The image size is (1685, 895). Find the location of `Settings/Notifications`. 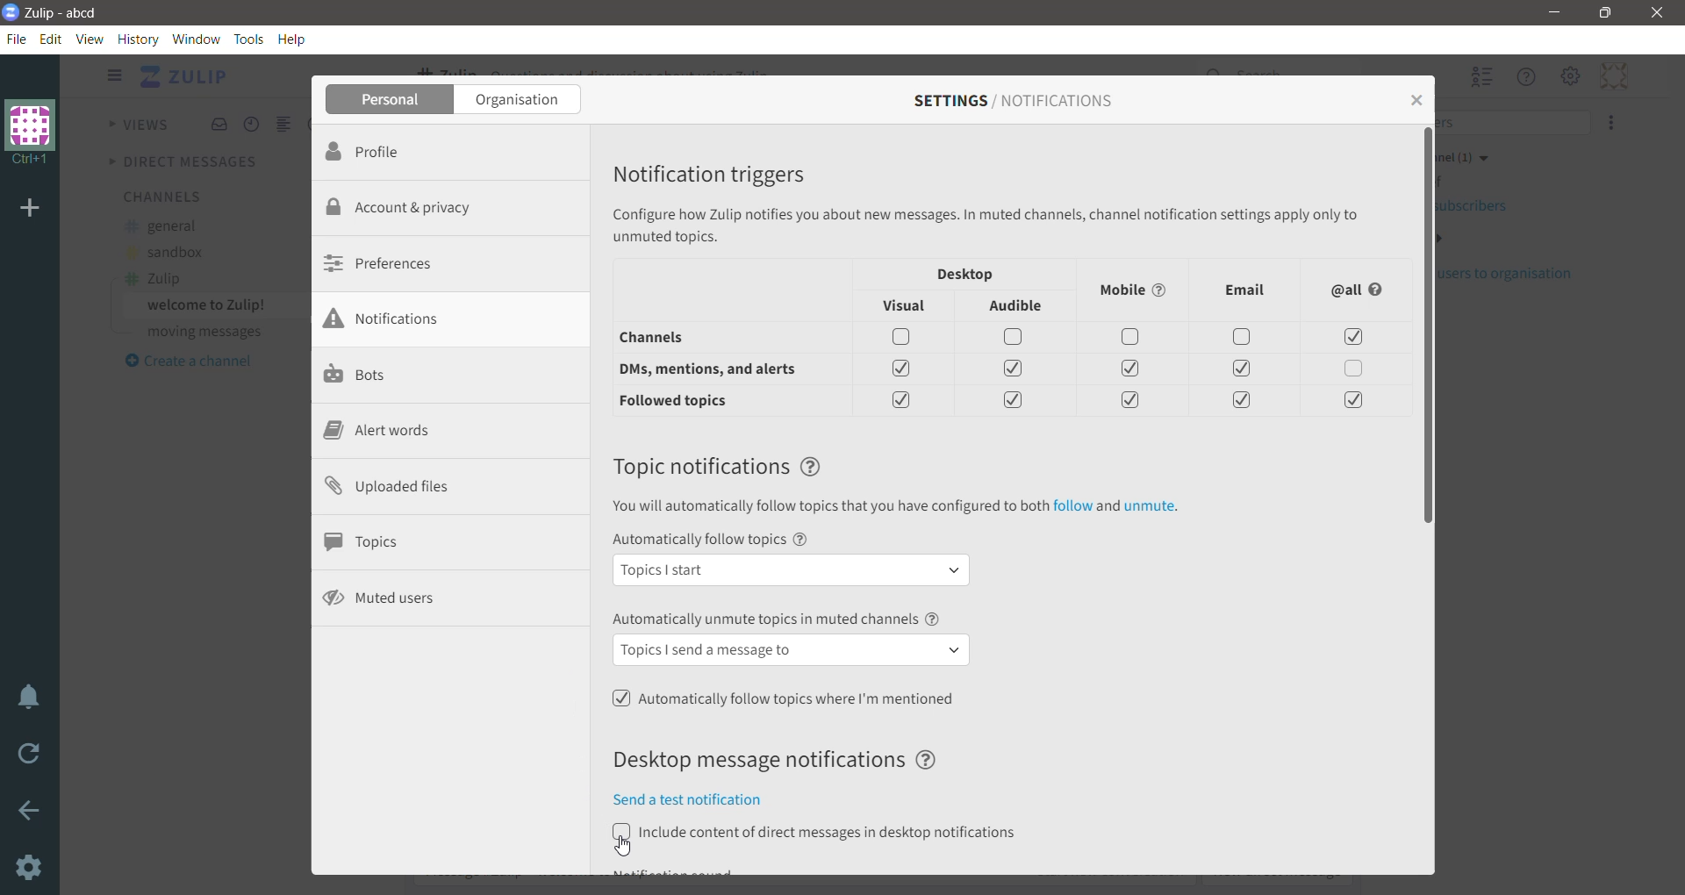

Settings/Notifications is located at coordinates (1013, 101).